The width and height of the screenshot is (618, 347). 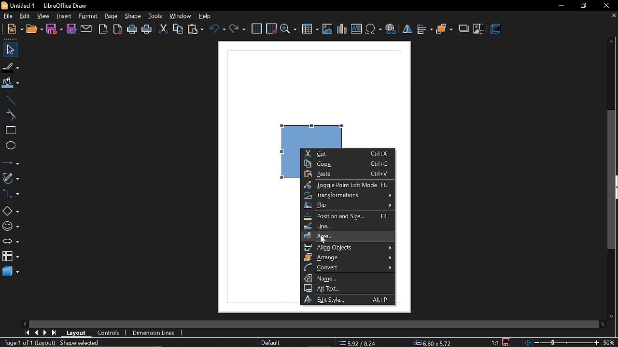 What do you see at coordinates (154, 333) in the screenshot?
I see `dimension lines` at bounding box center [154, 333].